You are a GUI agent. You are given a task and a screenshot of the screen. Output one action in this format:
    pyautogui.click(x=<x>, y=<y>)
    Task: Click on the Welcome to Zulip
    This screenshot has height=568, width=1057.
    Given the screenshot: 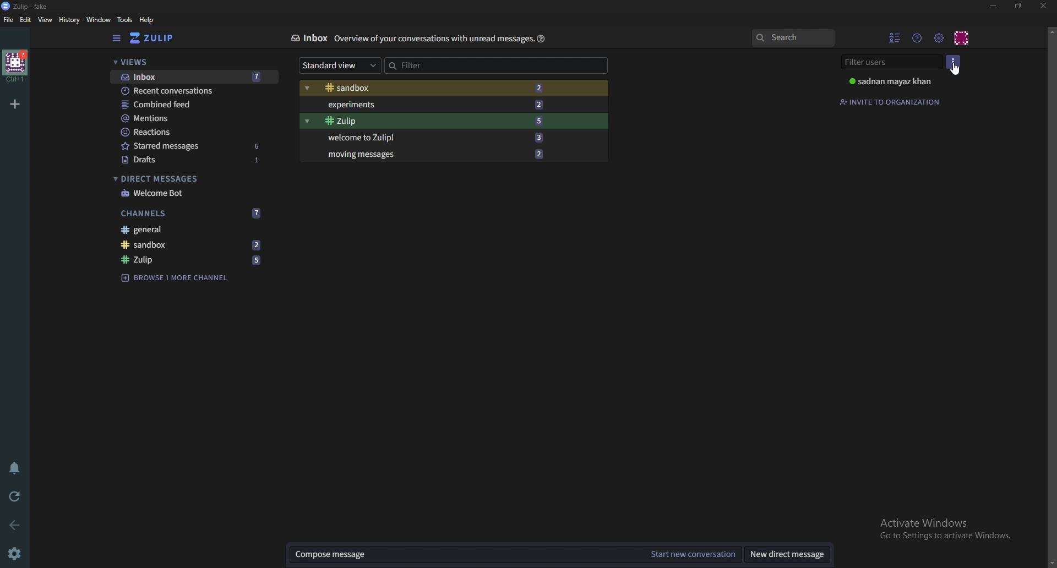 What is the action you would take?
    pyautogui.click(x=433, y=136)
    